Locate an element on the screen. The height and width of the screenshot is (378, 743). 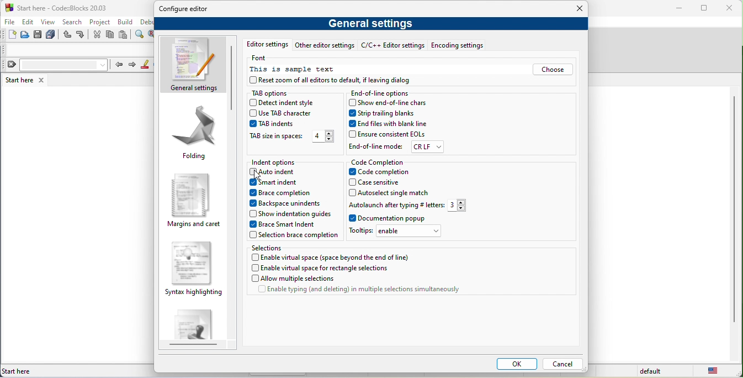
general settings is located at coordinates (371, 24).